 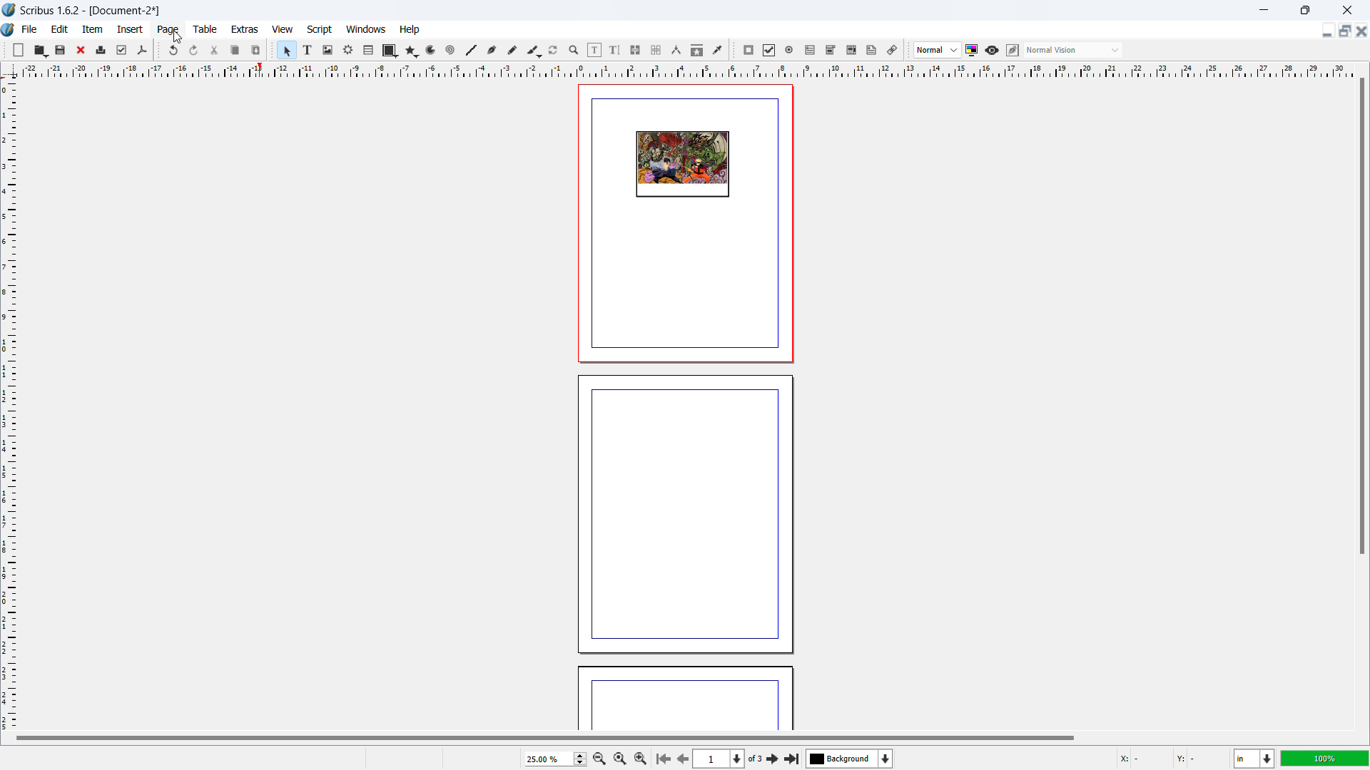 I want to click on minimize window, so click(x=1262, y=10).